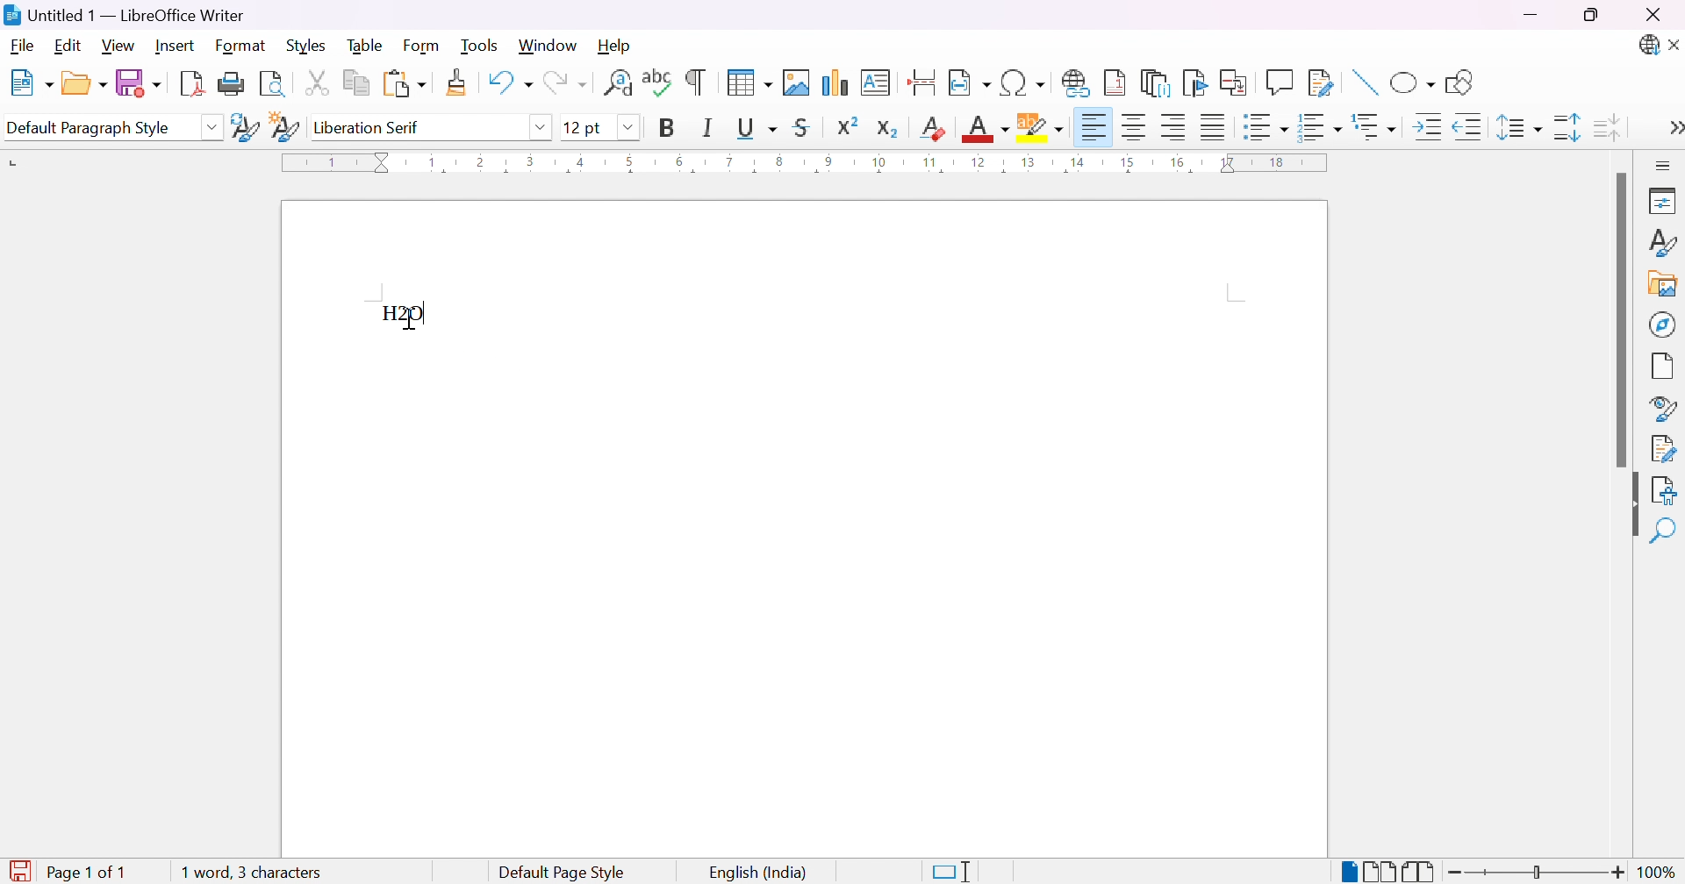 The height and width of the screenshot is (884, 1685). I want to click on Toggle unordered list, so click(1267, 130).